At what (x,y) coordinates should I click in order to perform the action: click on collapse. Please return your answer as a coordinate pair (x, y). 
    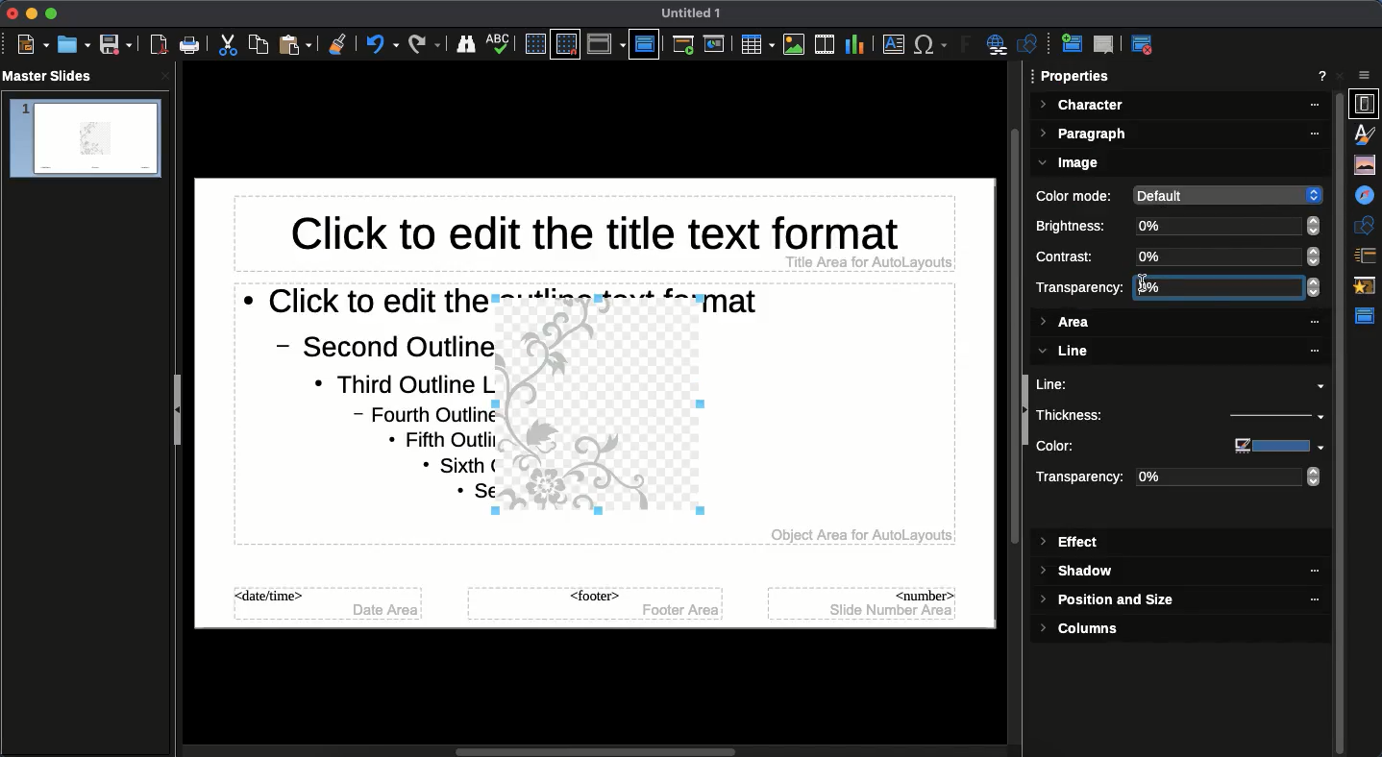
    Looking at the image, I should click on (1025, 412).